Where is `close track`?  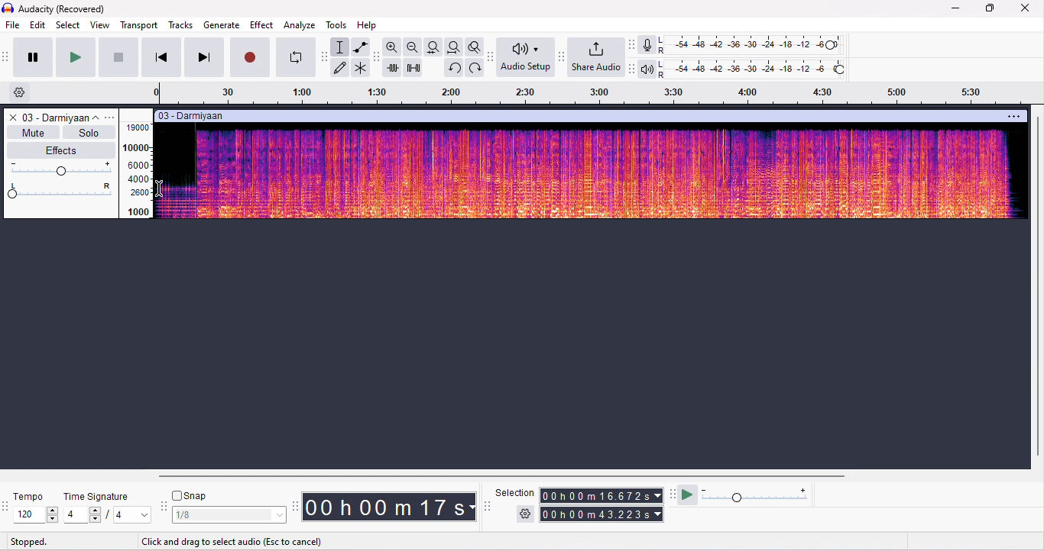
close track is located at coordinates (11, 117).